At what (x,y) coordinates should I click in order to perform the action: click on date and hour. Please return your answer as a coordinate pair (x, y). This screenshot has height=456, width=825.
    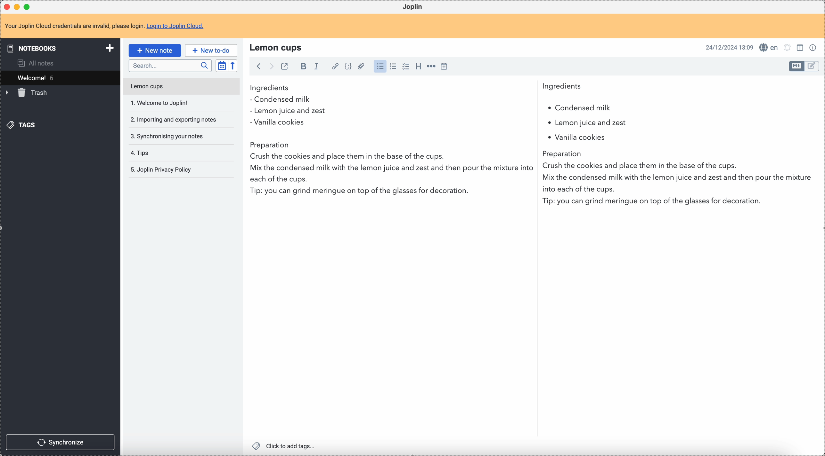
    Looking at the image, I should click on (730, 47).